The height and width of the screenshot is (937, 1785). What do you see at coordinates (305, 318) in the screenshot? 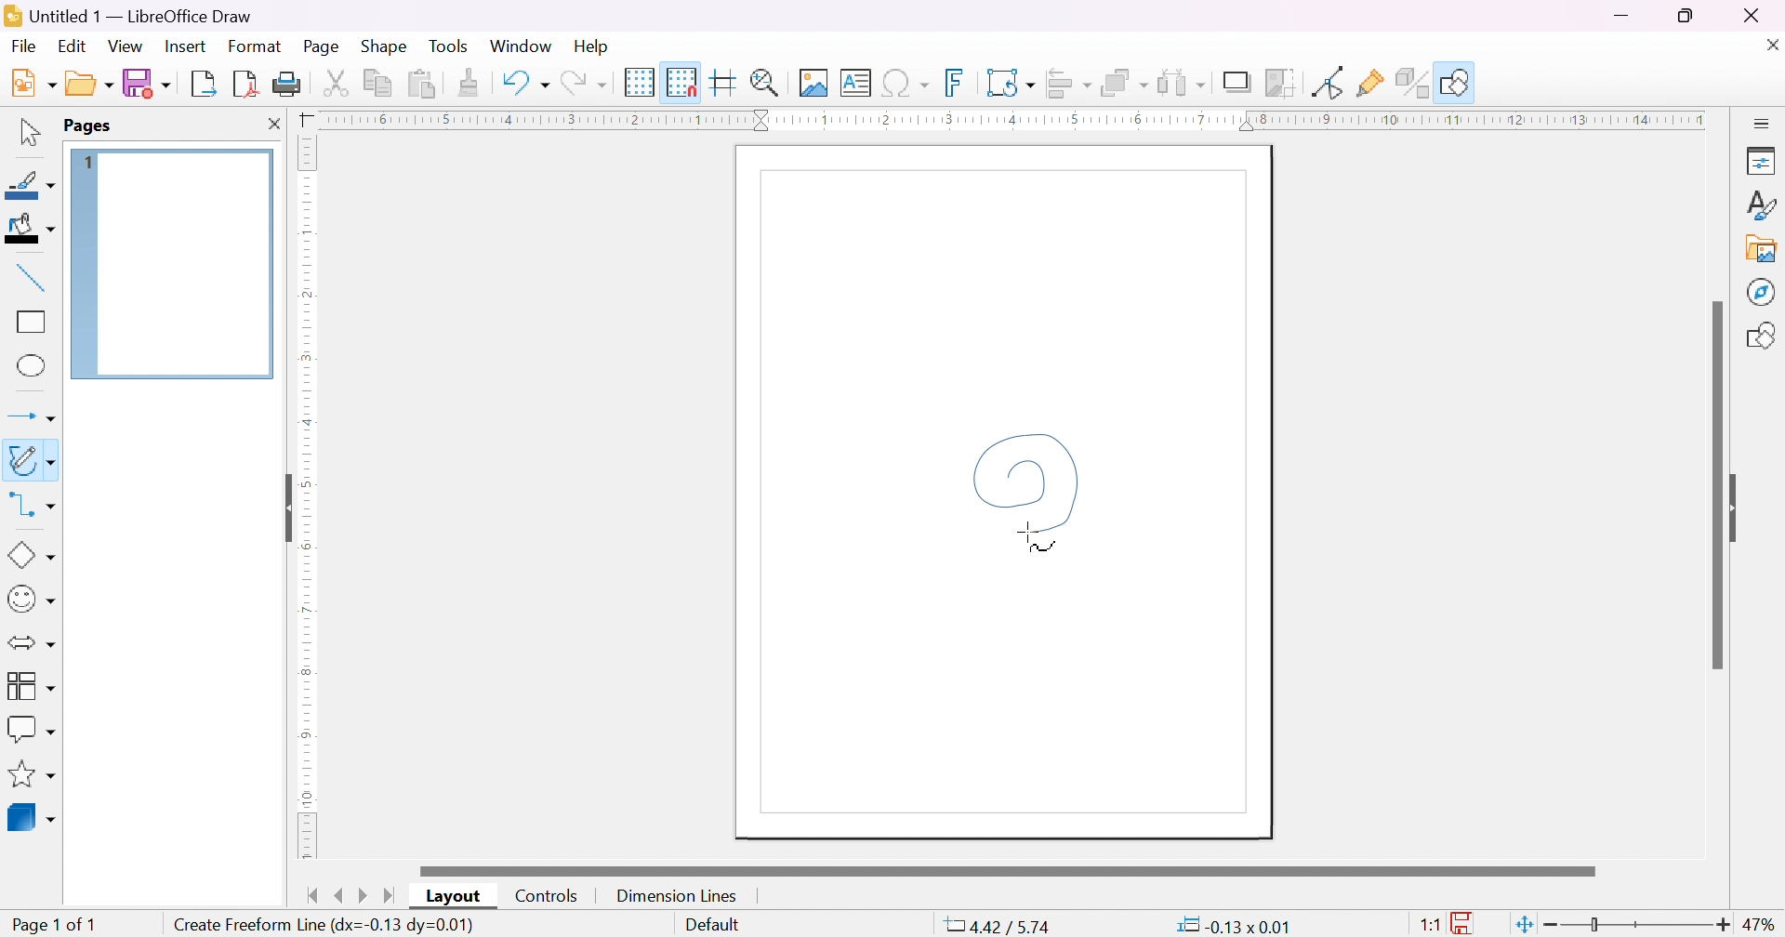
I see `ruler` at bounding box center [305, 318].